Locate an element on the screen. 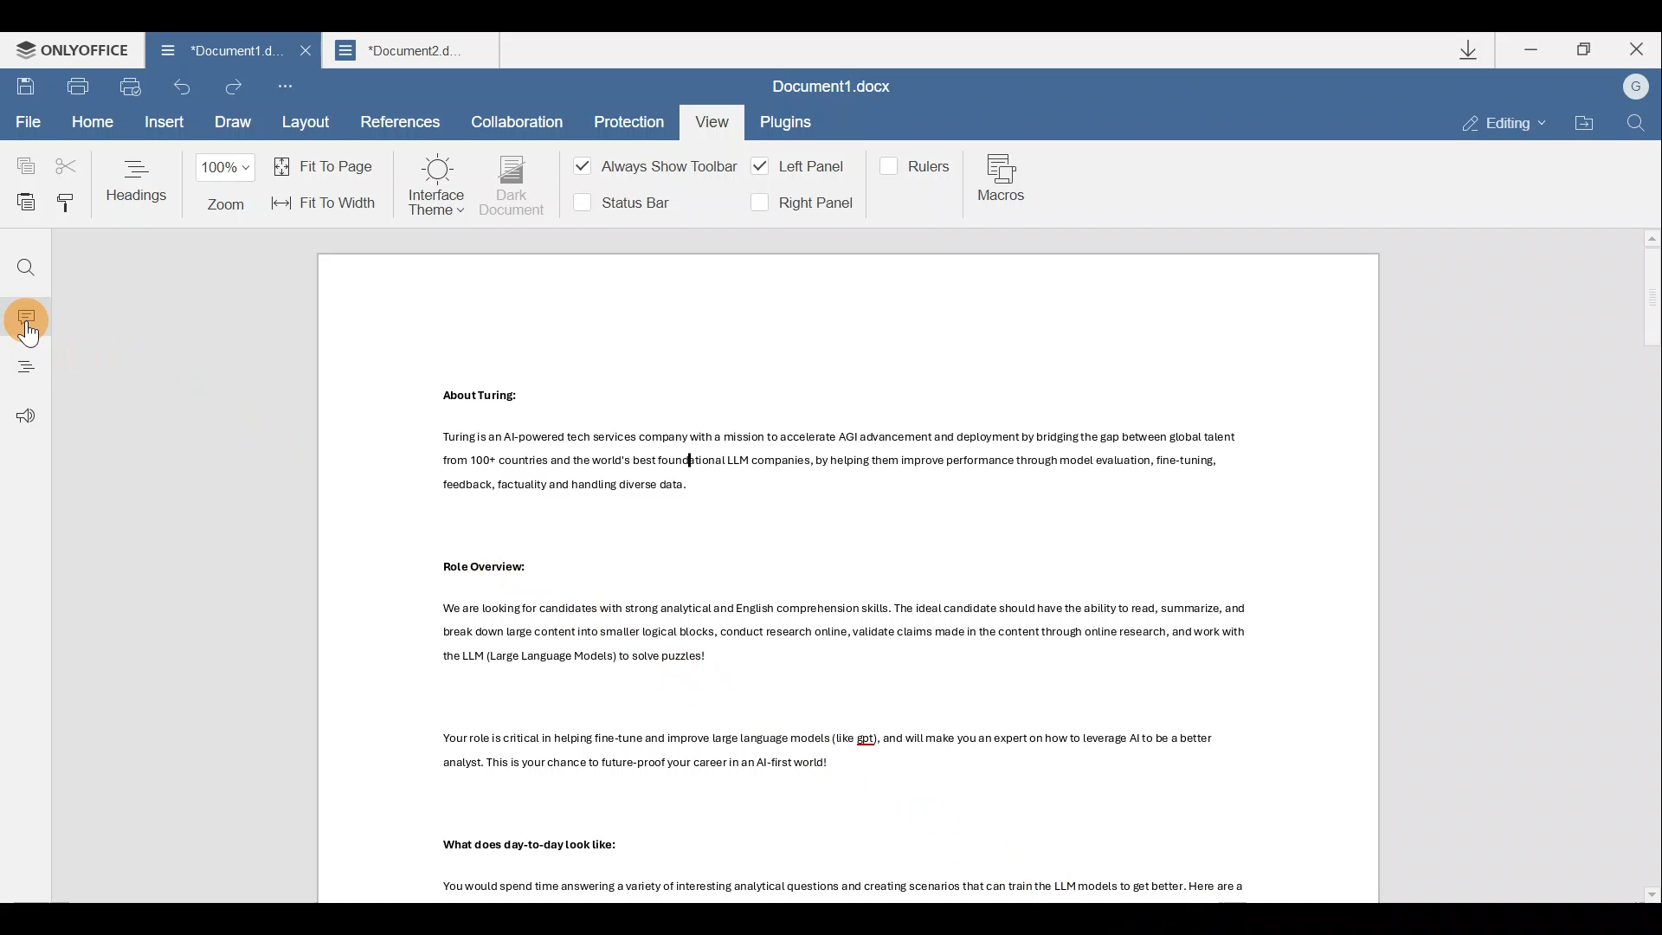 The width and height of the screenshot is (1662, 935). Macros is located at coordinates (1006, 181).